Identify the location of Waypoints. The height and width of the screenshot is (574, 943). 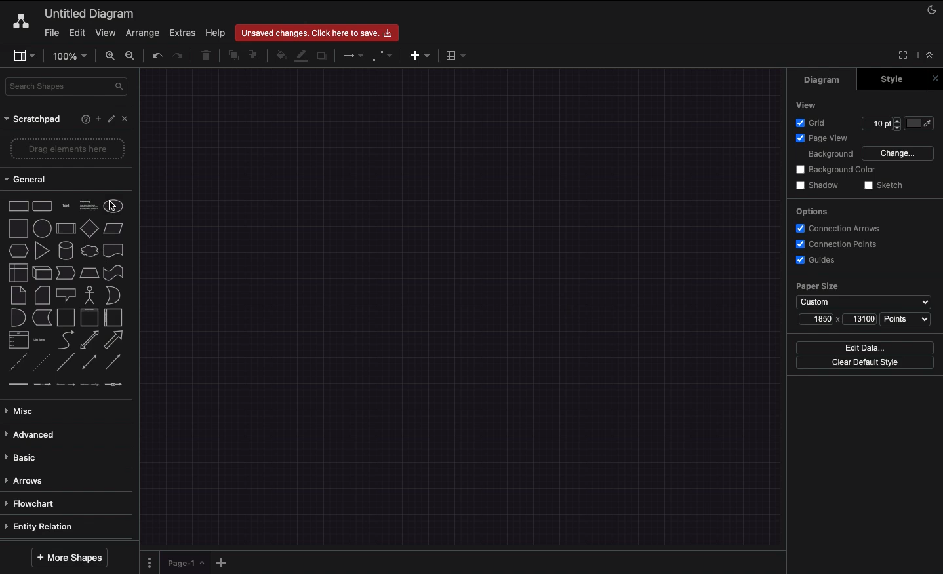
(383, 57).